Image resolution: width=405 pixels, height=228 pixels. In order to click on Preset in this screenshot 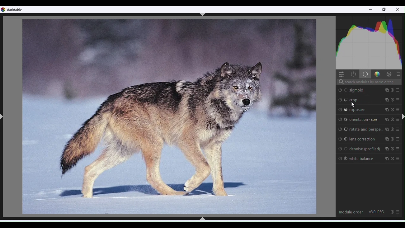, I will do `click(399, 212)`.